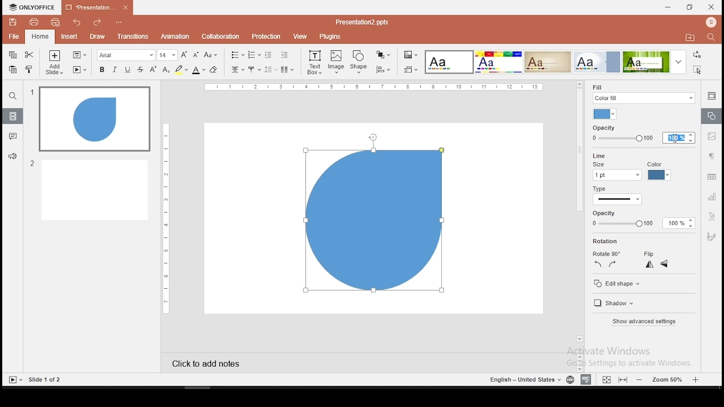  Describe the element at coordinates (176, 36) in the screenshot. I see `animation` at that location.